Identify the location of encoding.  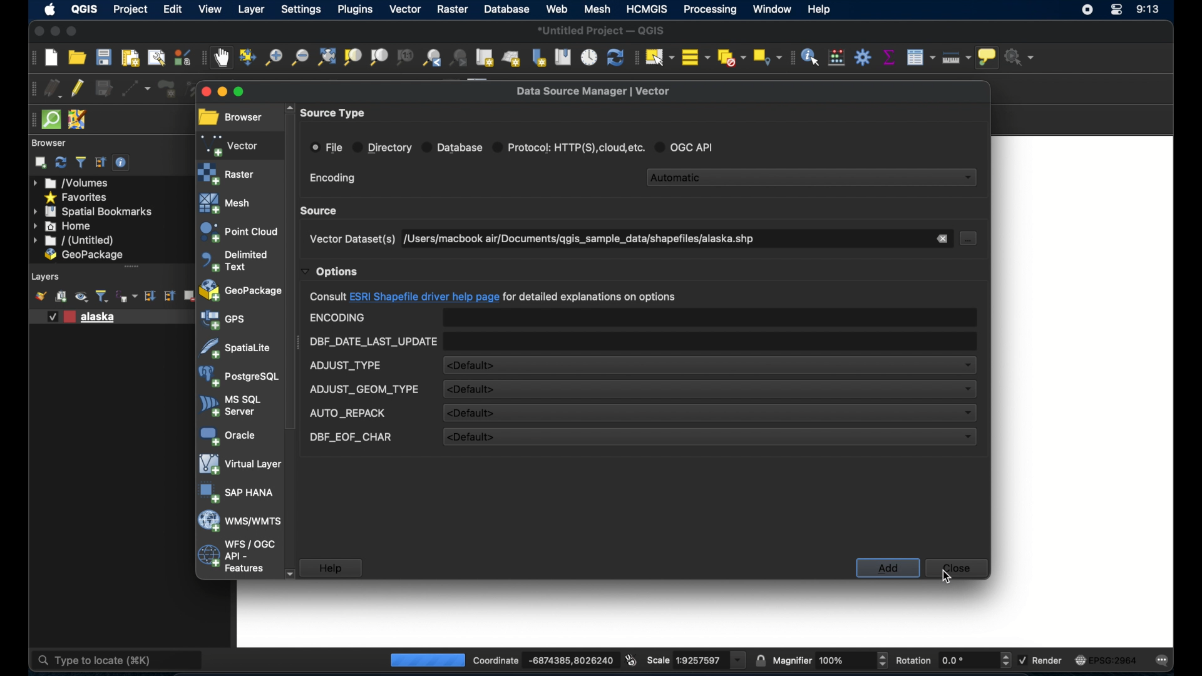
(338, 318).